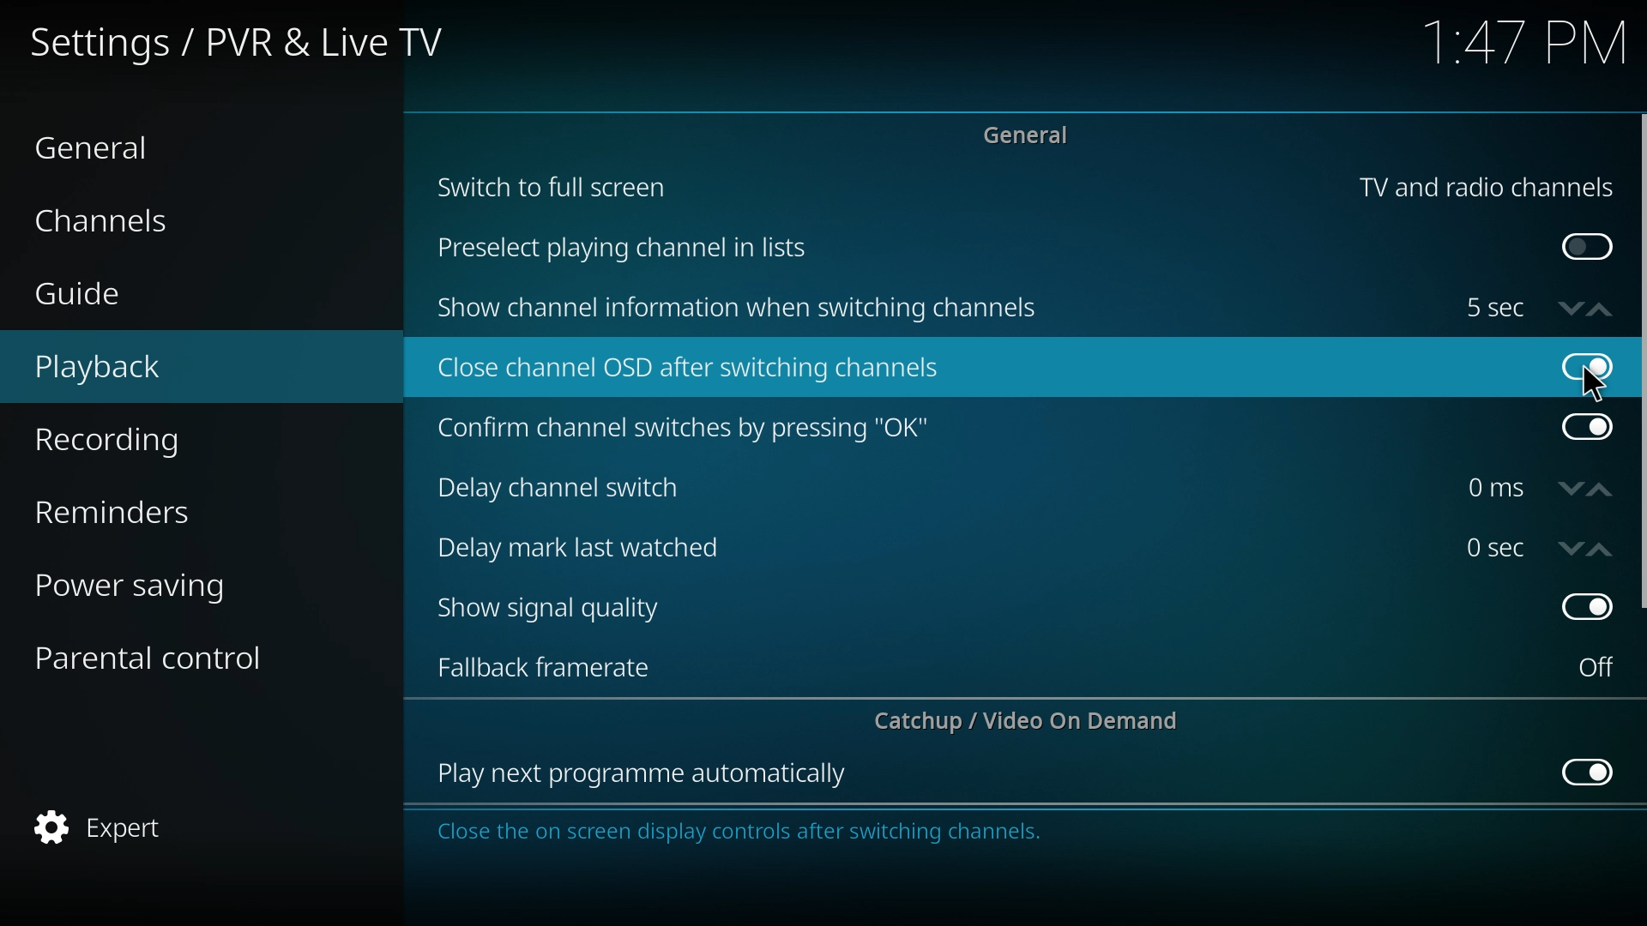 This screenshot has height=926, width=1647. What do you see at coordinates (1600, 310) in the screenshot?
I see `increase time` at bounding box center [1600, 310].